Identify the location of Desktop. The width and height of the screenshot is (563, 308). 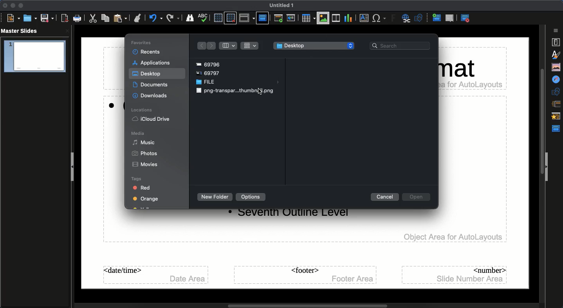
(314, 46).